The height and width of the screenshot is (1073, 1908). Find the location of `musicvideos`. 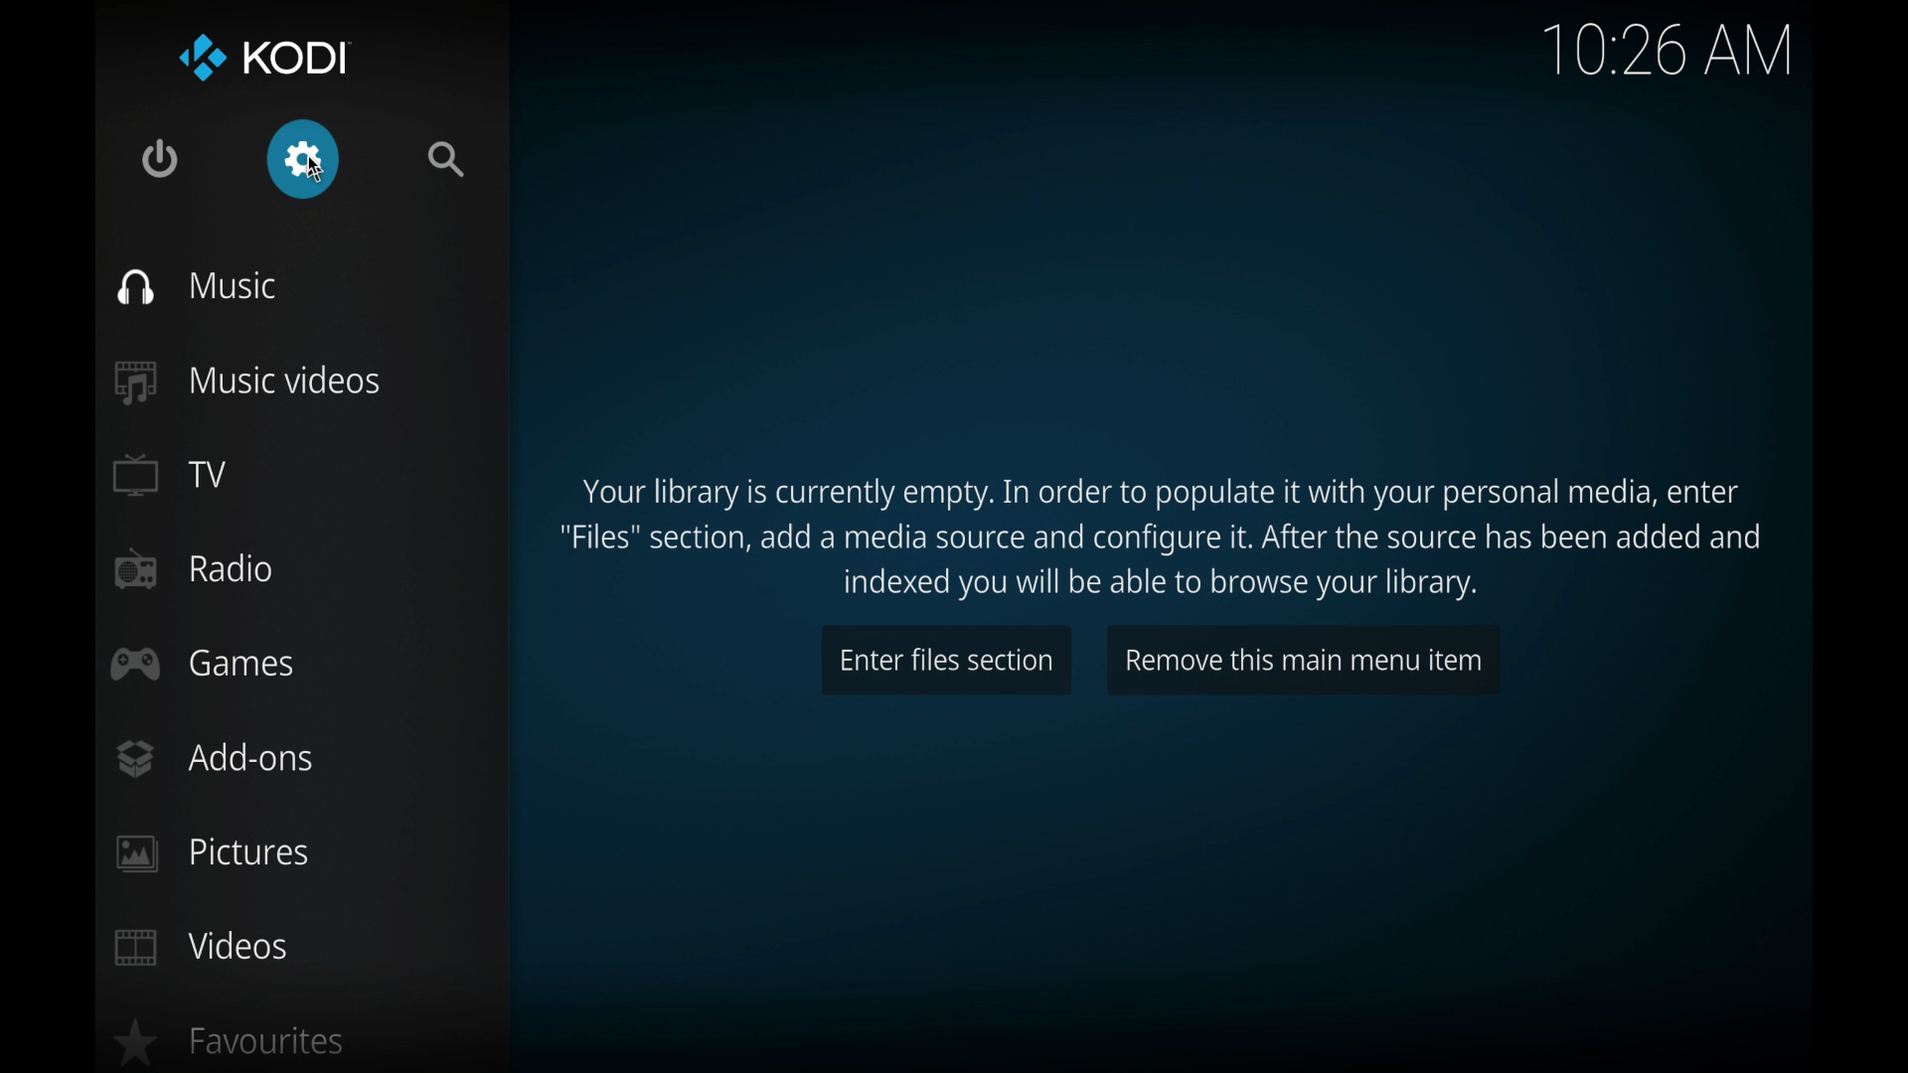

musicvideos is located at coordinates (245, 382).